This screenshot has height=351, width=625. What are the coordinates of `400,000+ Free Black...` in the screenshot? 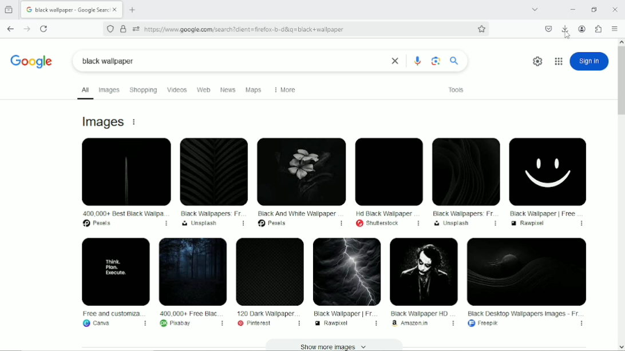 It's located at (191, 284).